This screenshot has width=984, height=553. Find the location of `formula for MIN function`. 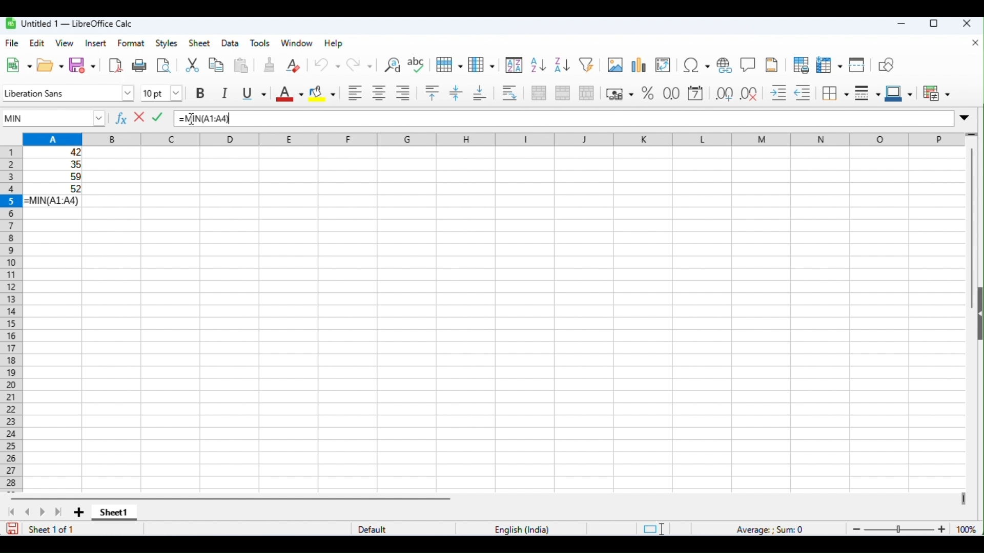

formula for MIN function is located at coordinates (51, 202).